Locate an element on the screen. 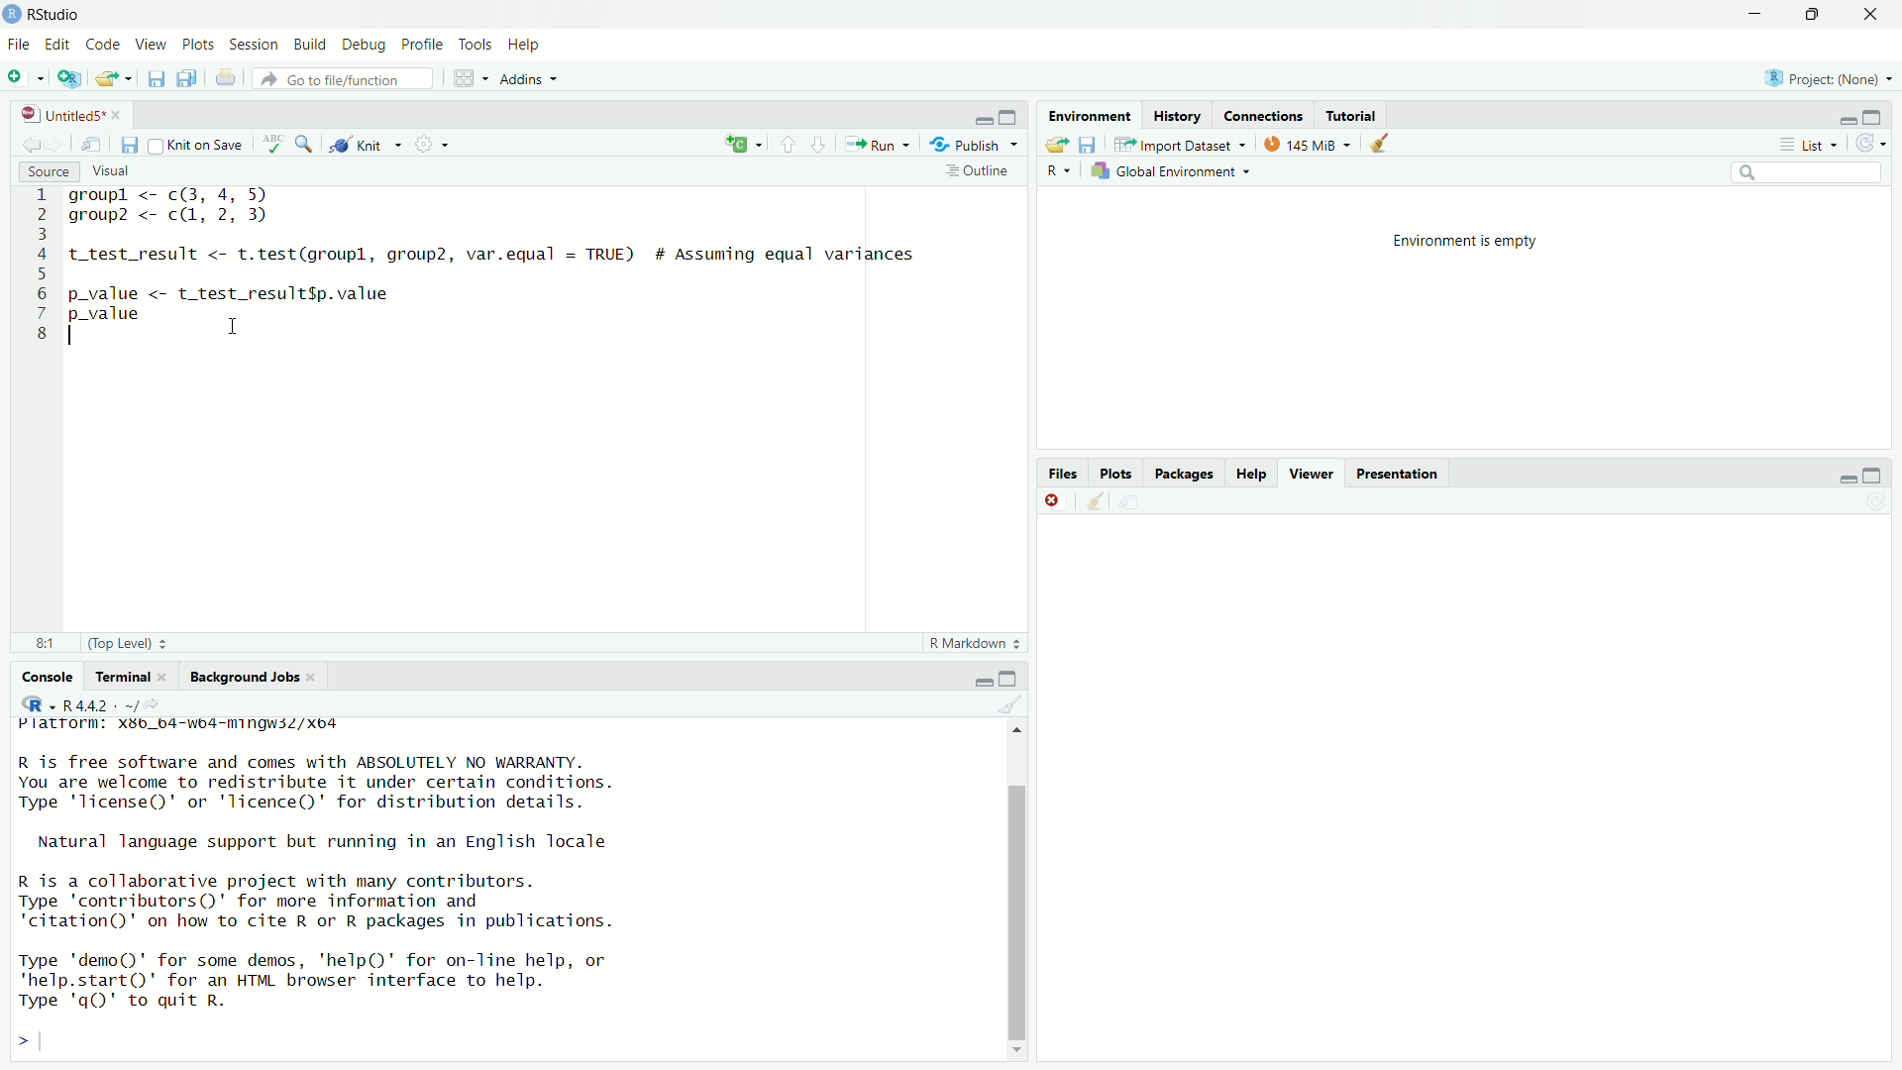  go to next section is located at coordinates (819, 142).